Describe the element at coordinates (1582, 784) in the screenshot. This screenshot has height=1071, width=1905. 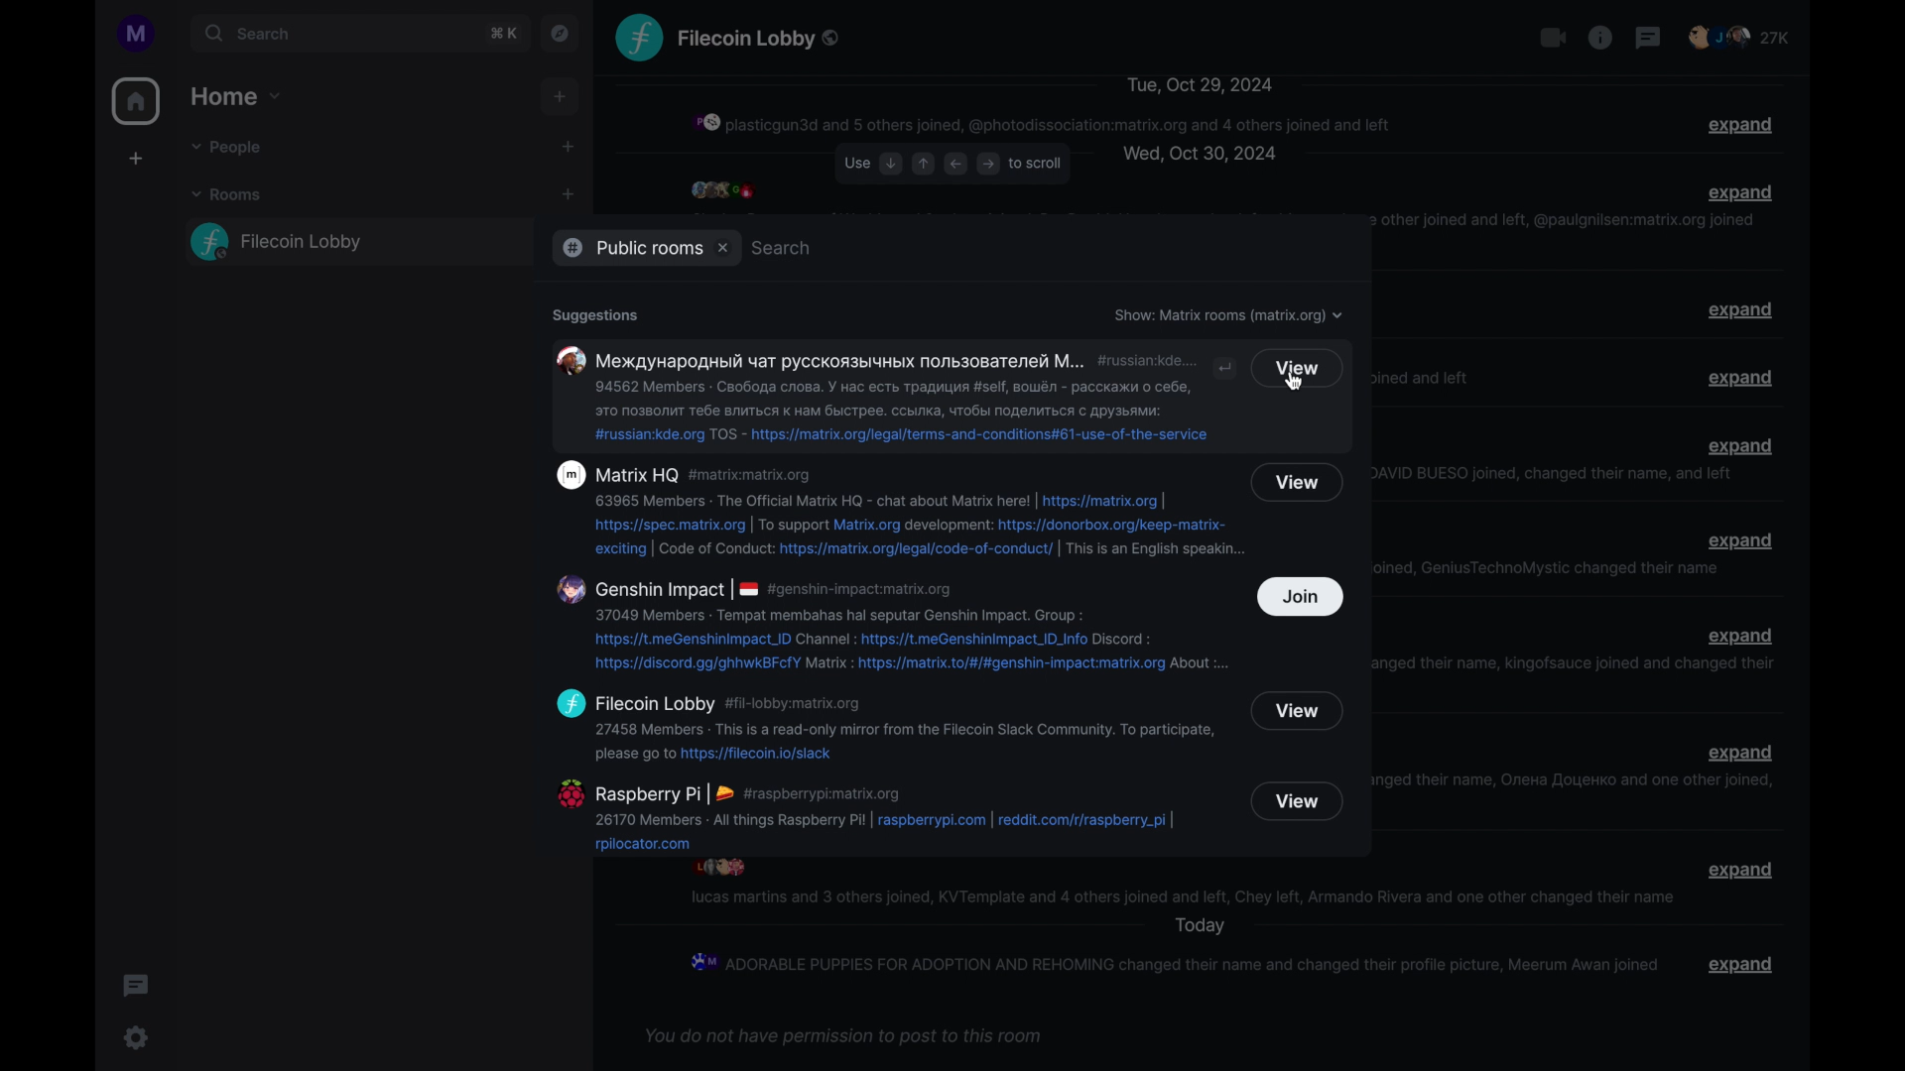
I see `McCleary and 8 others joined and left, @lisrocks:matrix.org joined and joined and left, Chey changed their name, Oneta [loyeko and one other joined,
xylophonium left` at that location.